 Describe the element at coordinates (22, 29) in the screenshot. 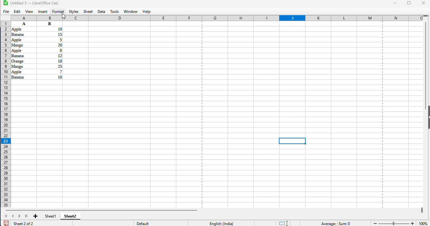

I see `` at that location.